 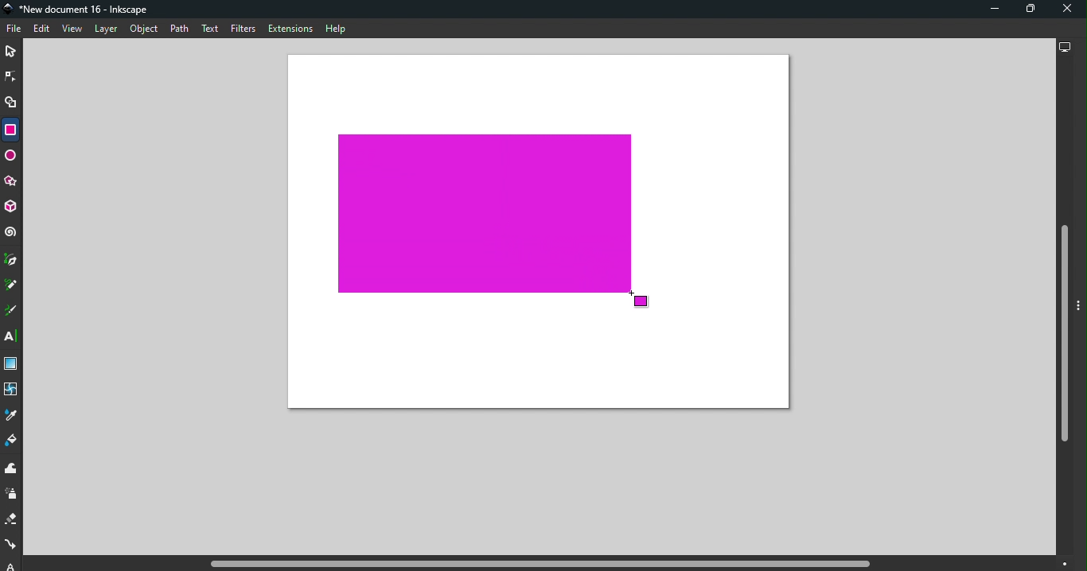 What do you see at coordinates (13, 336) in the screenshot?
I see `Text tool` at bounding box center [13, 336].